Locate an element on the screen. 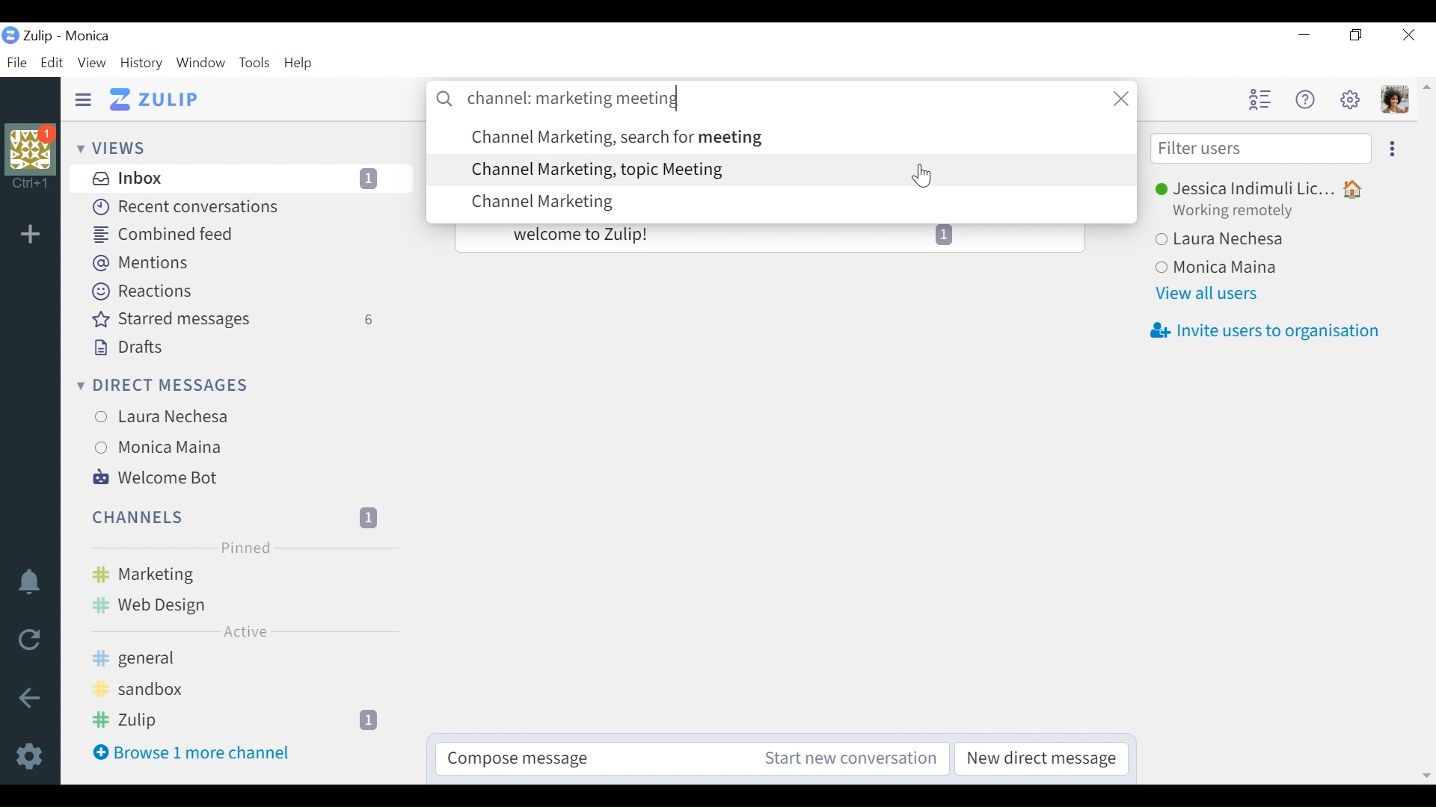 The image size is (1436, 807). New direct message is located at coordinates (1047, 759).